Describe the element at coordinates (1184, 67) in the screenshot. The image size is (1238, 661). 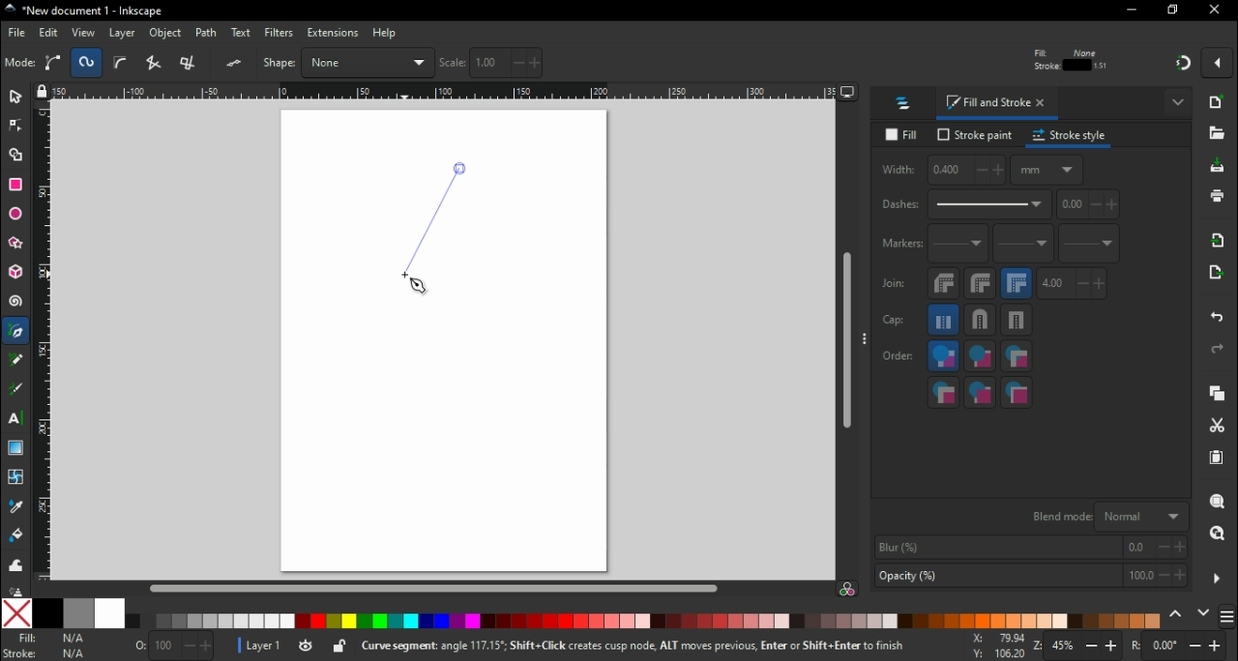
I see `snapping: on/off` at that location.